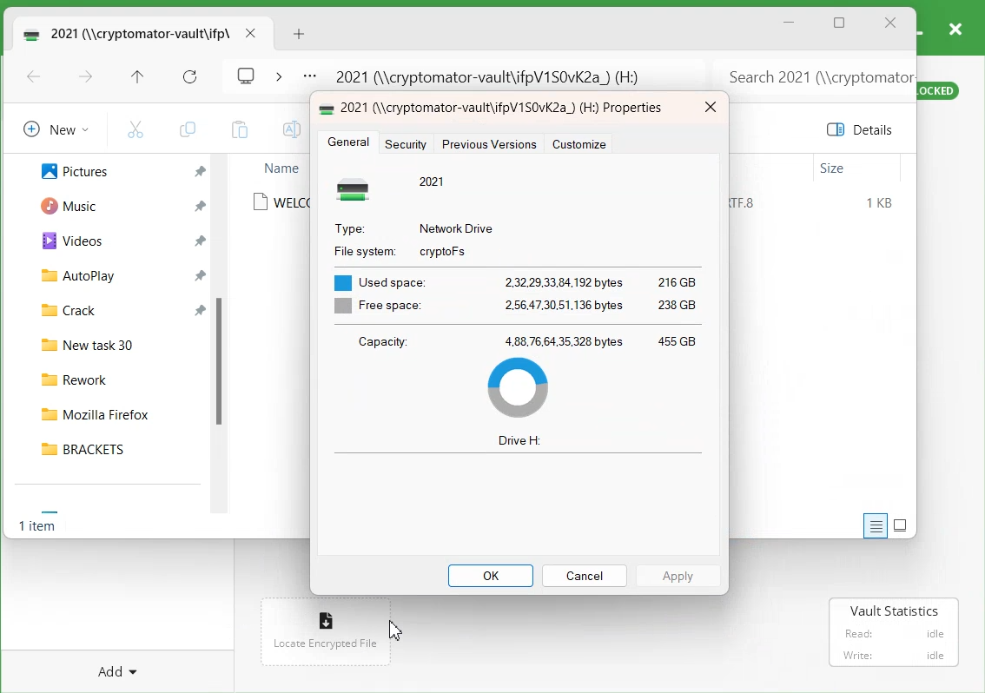 The image size is (985, 693). I want to click on Rename, so click(289, 129).